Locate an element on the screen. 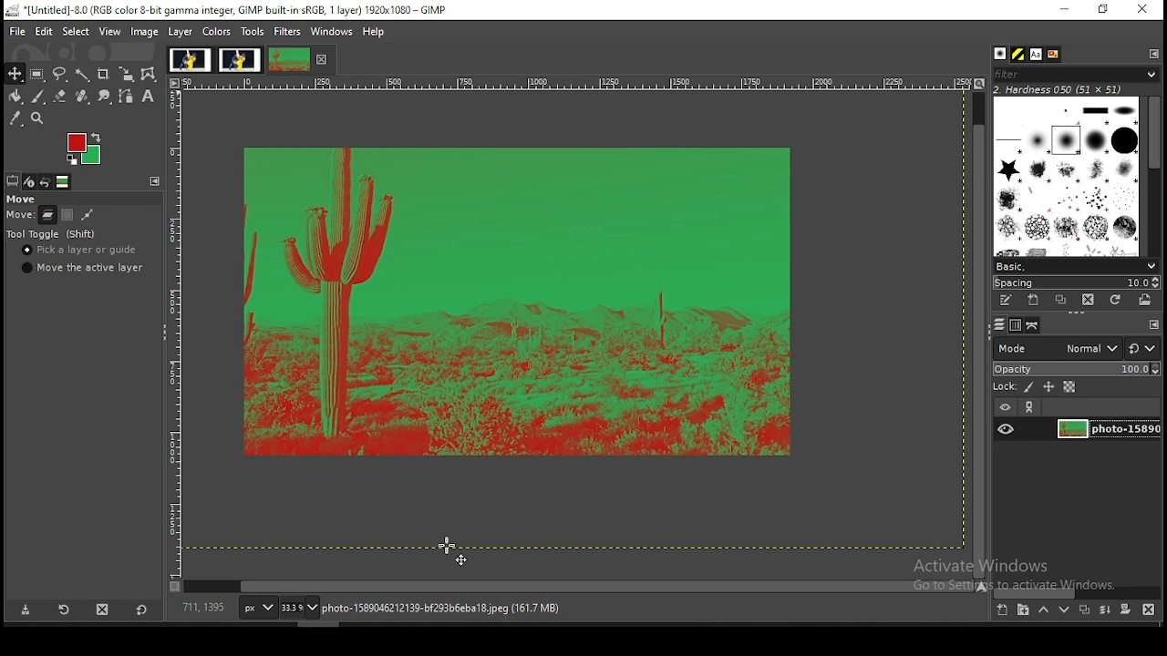  crop tool is located at coordinates (104, 73).